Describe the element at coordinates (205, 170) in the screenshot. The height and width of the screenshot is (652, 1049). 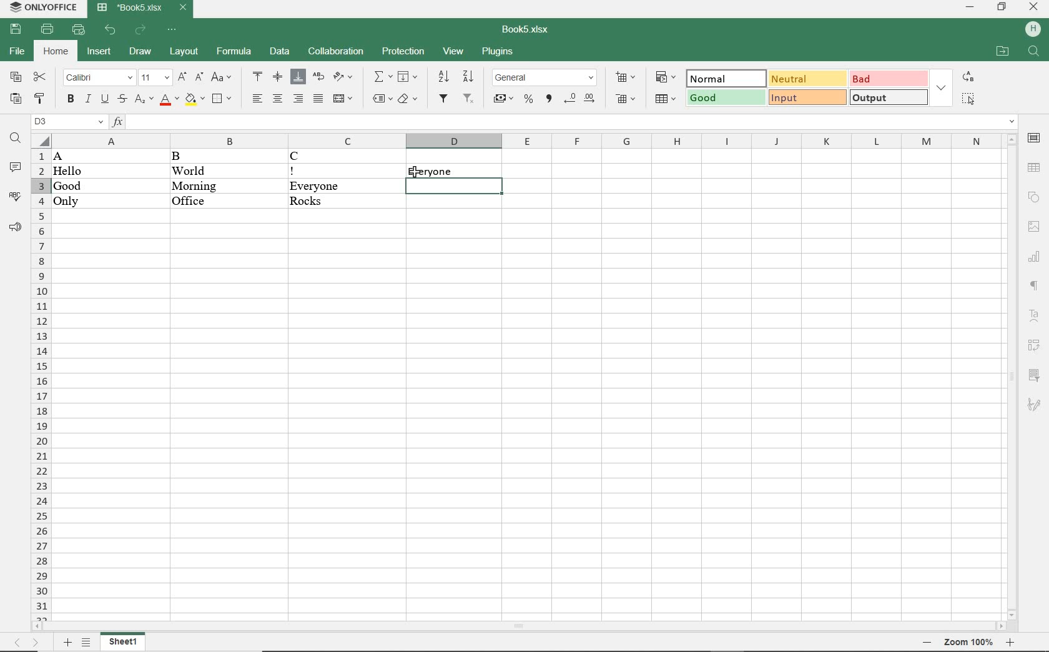
I see `World` at that location.